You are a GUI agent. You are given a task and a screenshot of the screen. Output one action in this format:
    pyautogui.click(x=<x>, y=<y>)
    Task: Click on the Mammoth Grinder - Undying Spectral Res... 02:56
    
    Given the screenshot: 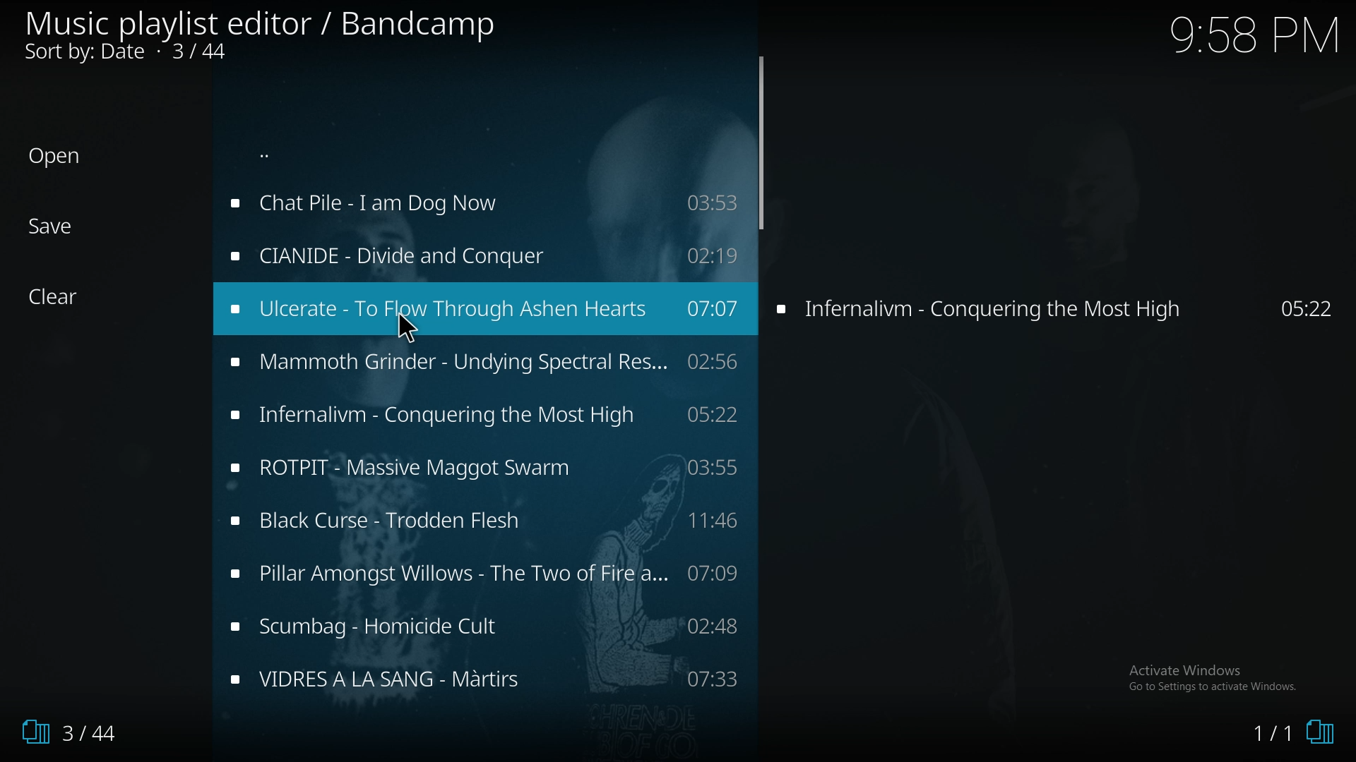 What is the action you would take?
    pyautogui.click(x=482, y=363)
    